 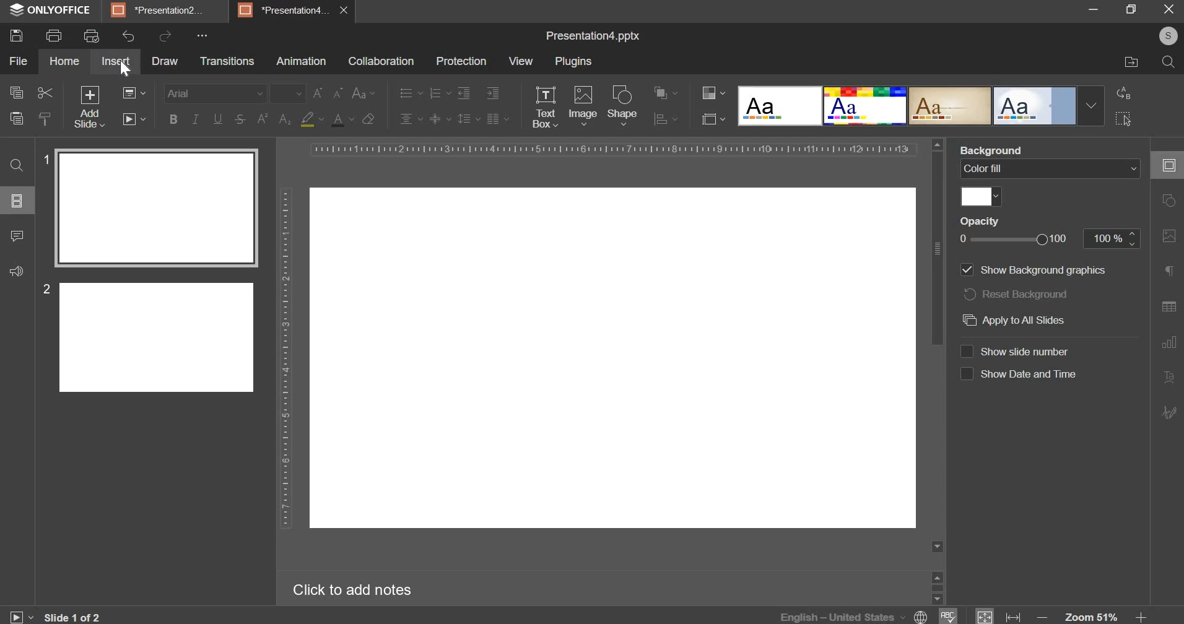 I want to click on s, so click(x=1170, y=36).